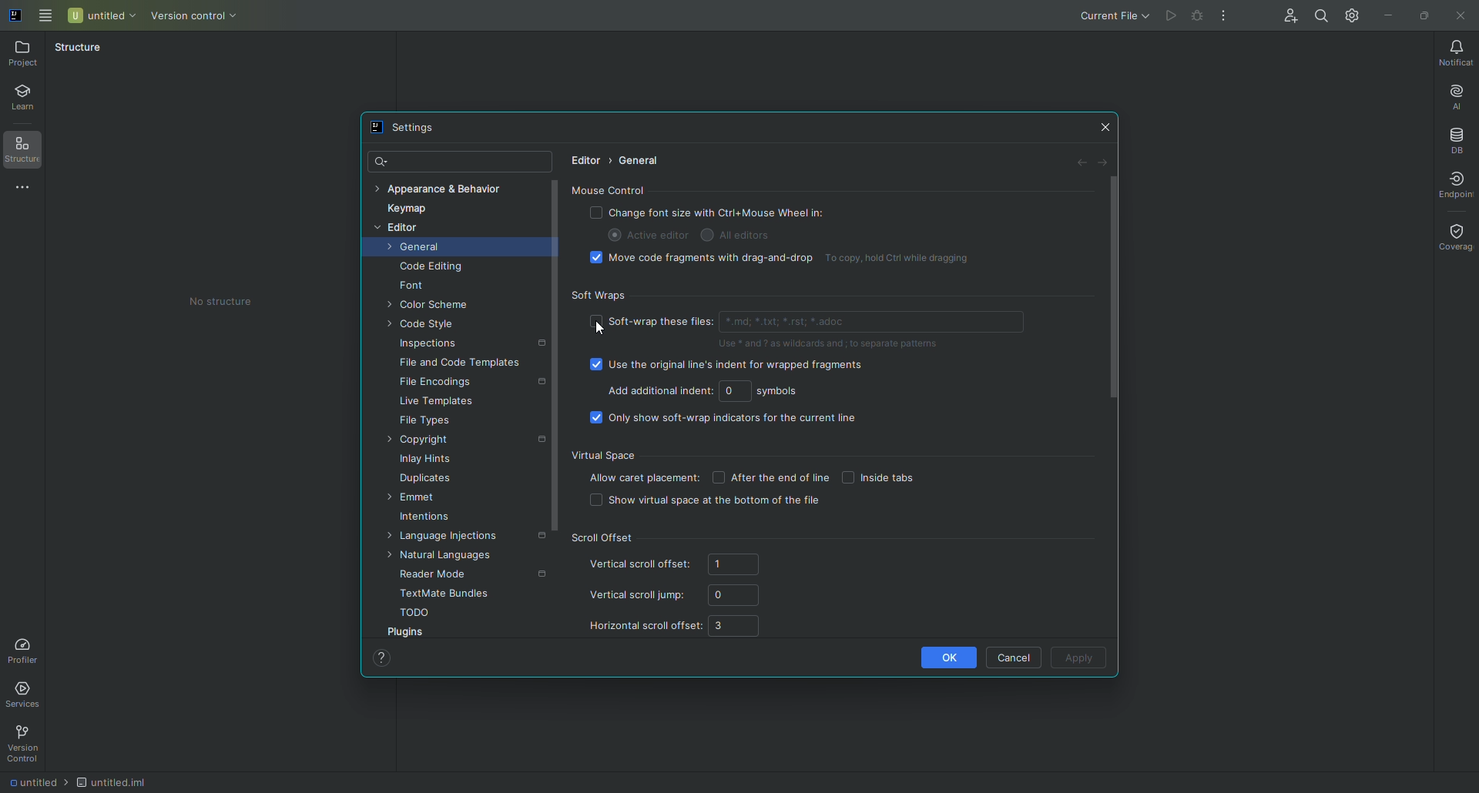  What do you see at coordinates (1105, 127) in the screenshot?
I see `Close` at bounding box center [1105, 127].